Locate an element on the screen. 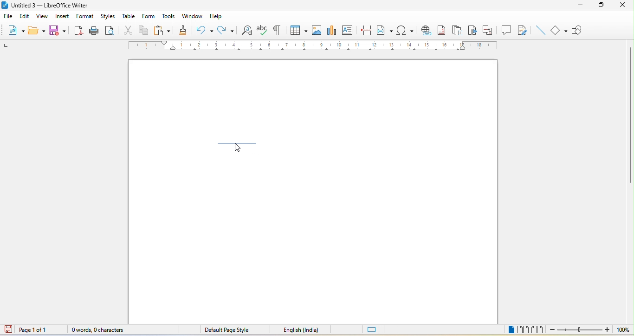  tools is located at coordinates (169, 16).